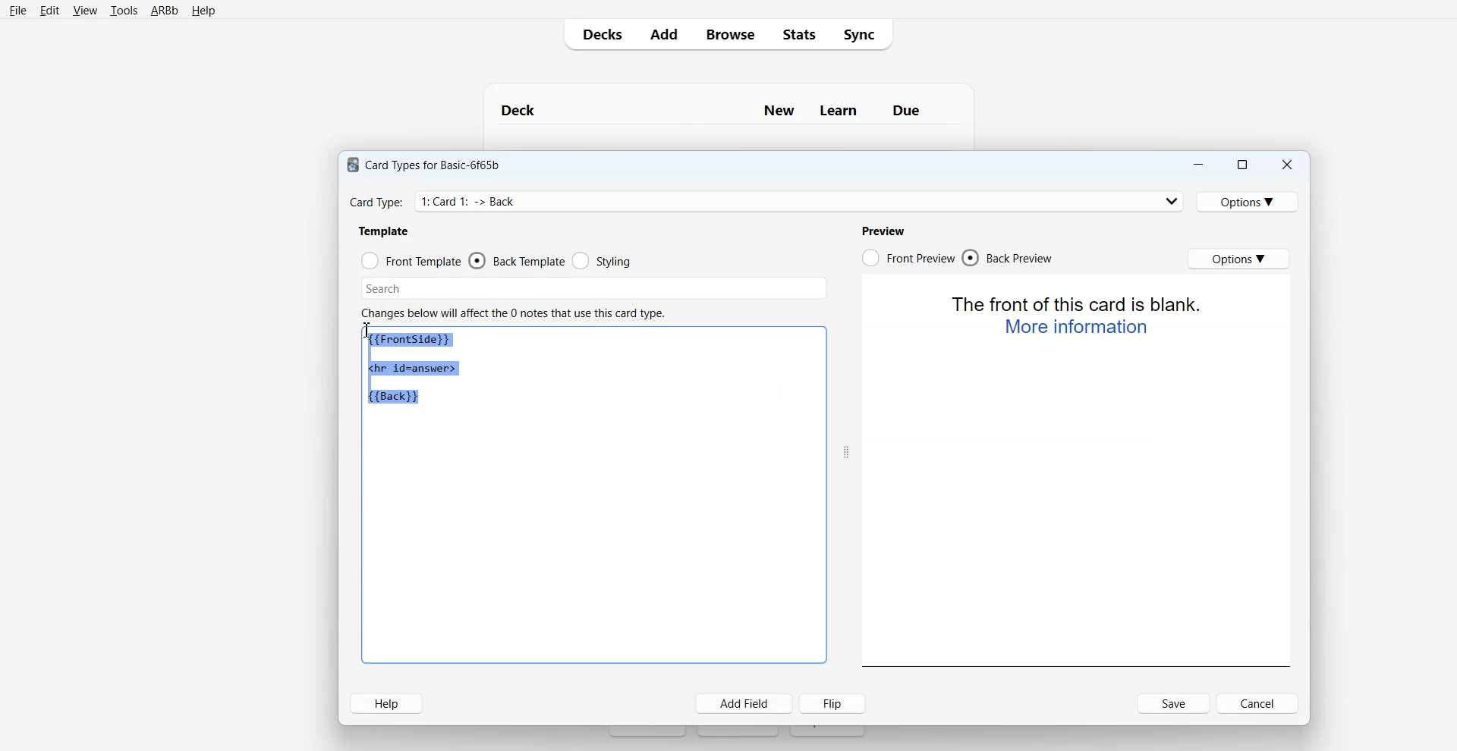 The height and width of the screenshot is (751, 1457). I want to click on Text 1, so click(423, 368).